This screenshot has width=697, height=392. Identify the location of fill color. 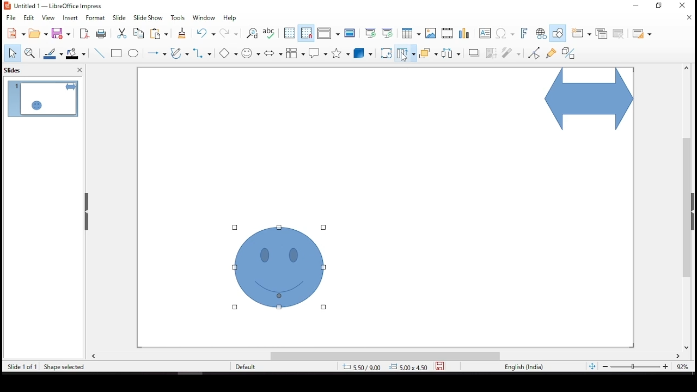
(78, 53).